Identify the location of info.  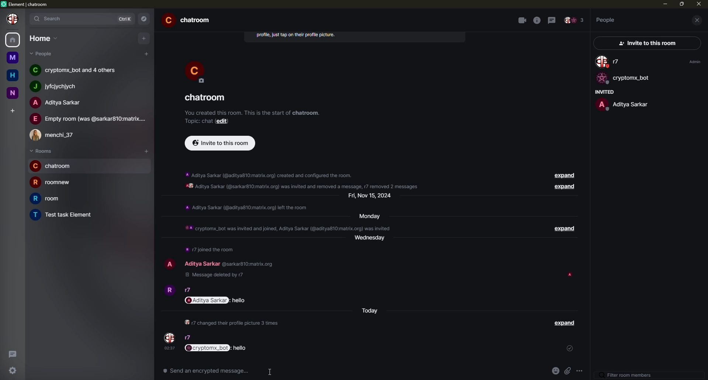
(250, 208).